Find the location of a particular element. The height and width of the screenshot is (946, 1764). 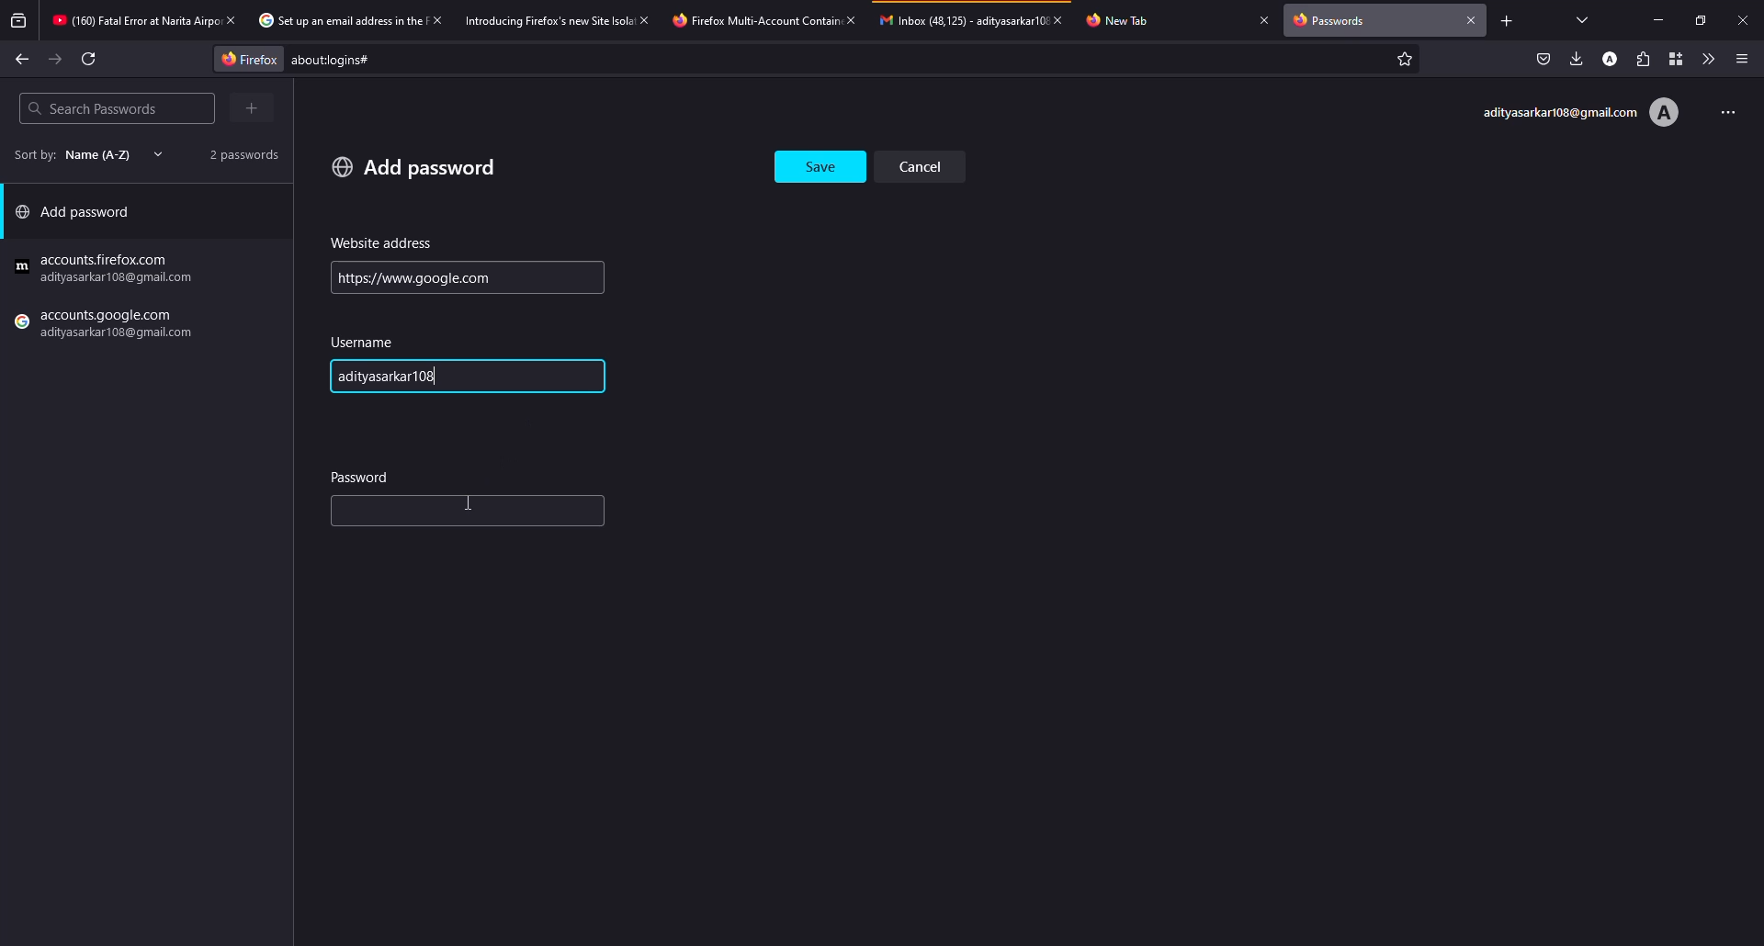

tab is located at coordinates (1127, 19).